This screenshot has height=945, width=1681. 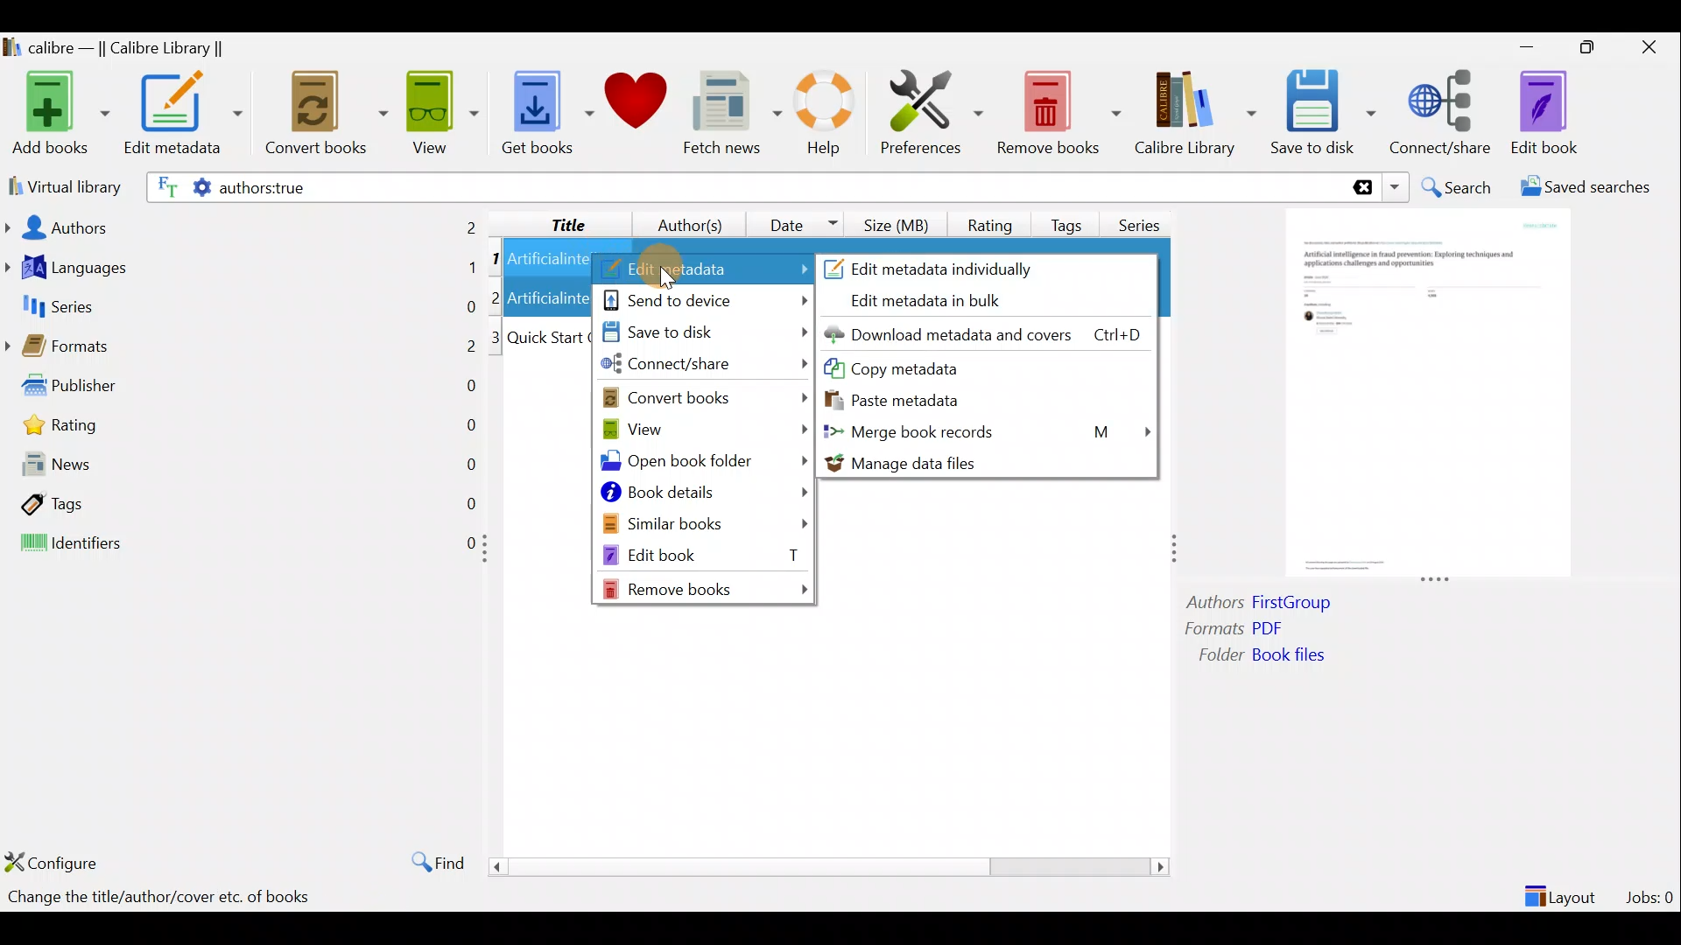 I want to click on Convert books, so click(x=707, y=397).